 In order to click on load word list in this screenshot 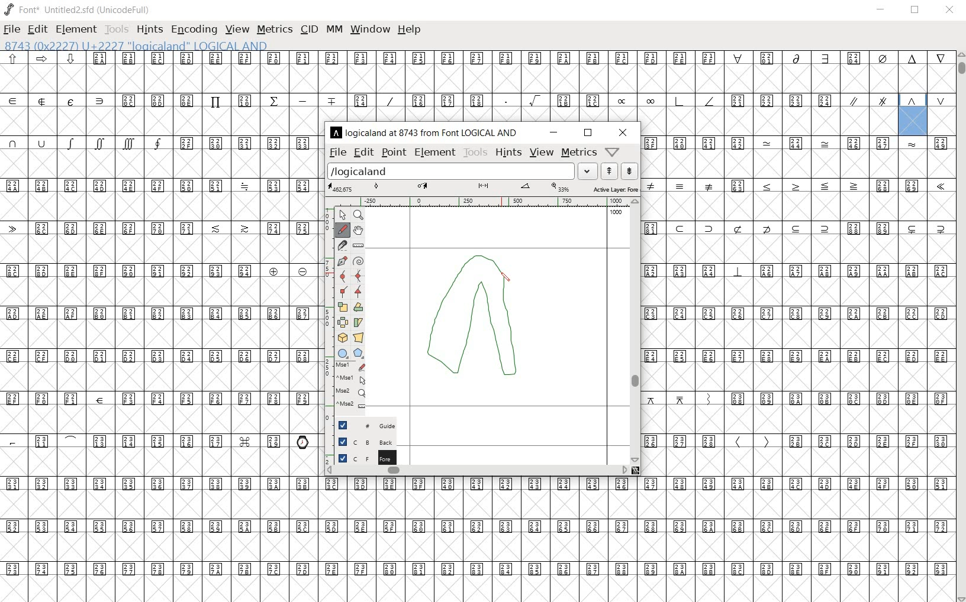, I will do `click(462, 170)`.